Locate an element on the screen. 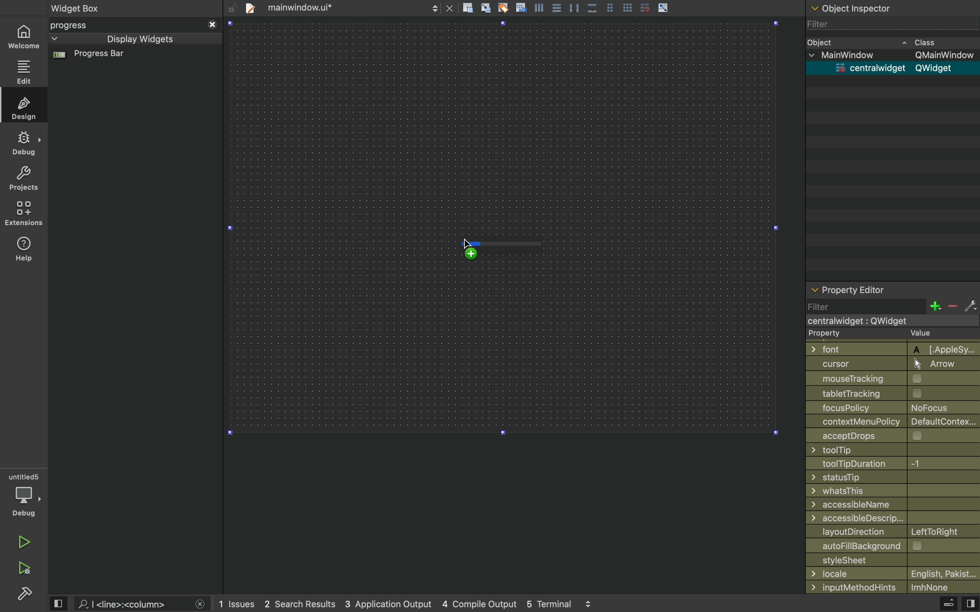 The width and height of the screenshot is (980, 612). logs is located at coordinates (410, 604).